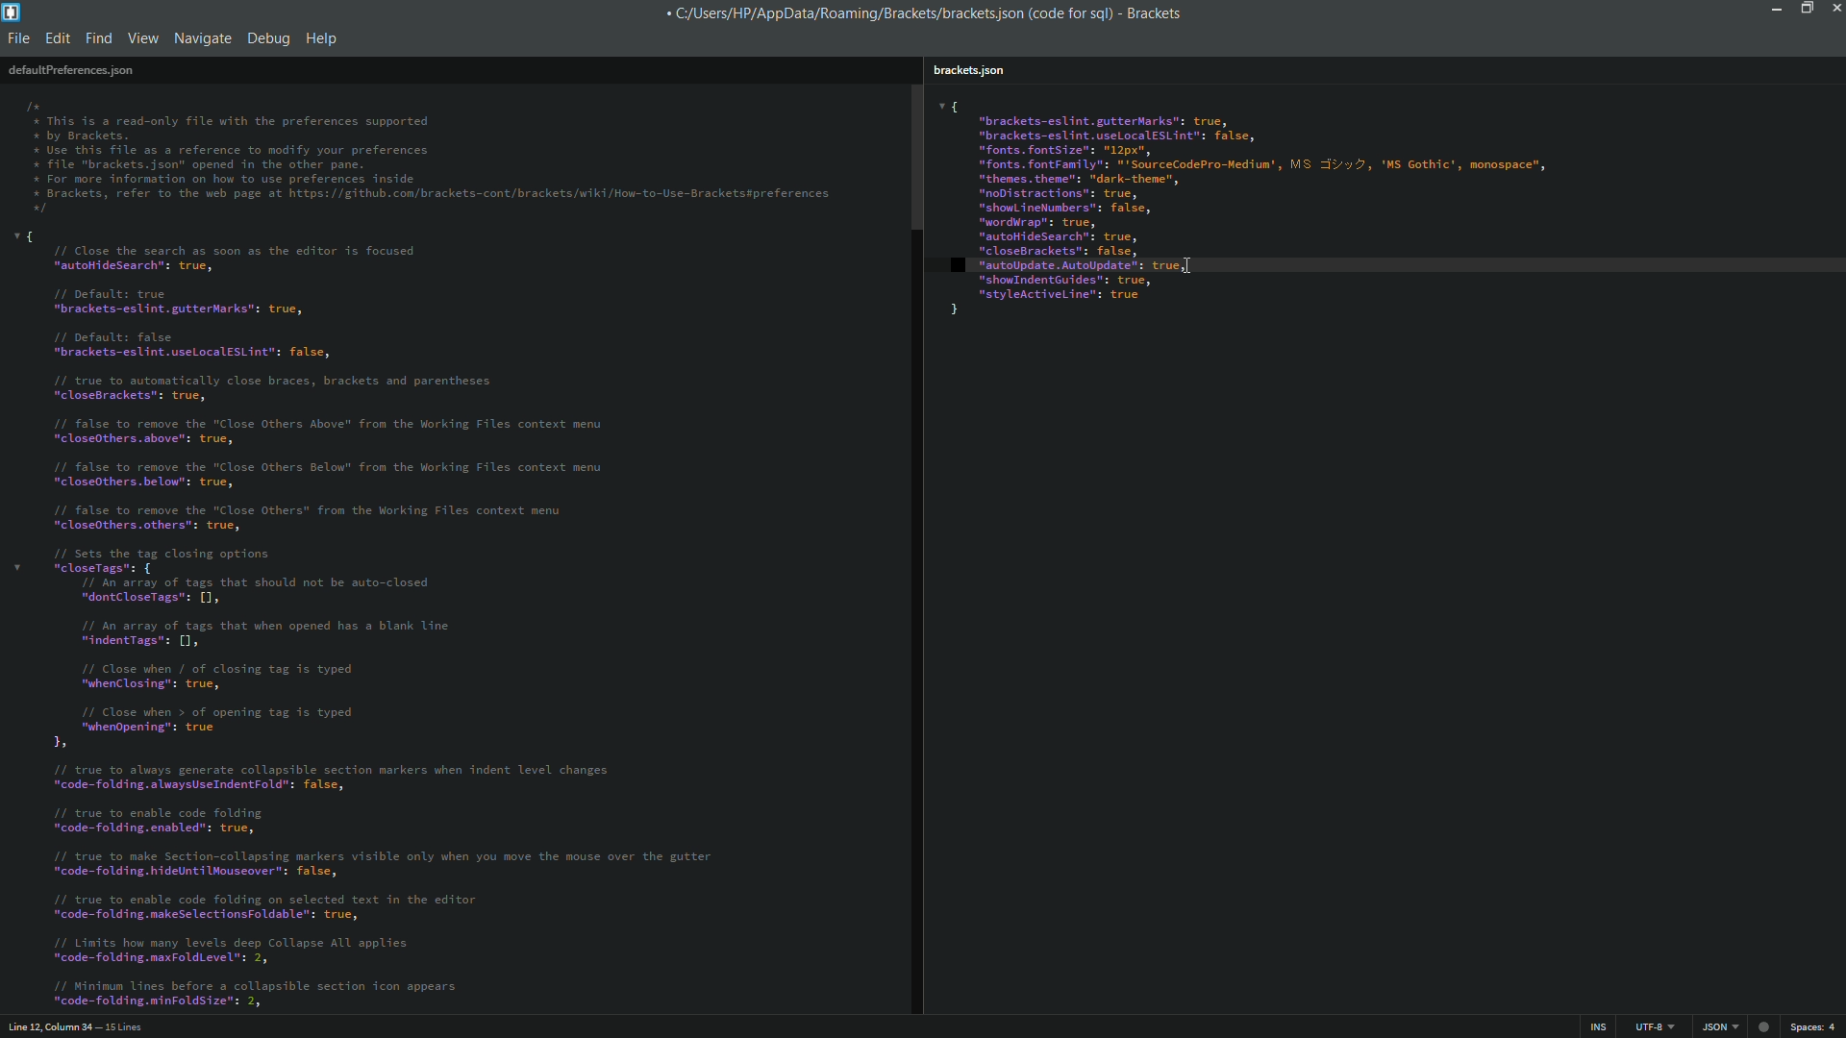 The width and height of the screenshot is (1846, 1038). What do you see at coordinates (143, 38) in the screenshot?
I see `view menu` at bounding box center [143, 38].